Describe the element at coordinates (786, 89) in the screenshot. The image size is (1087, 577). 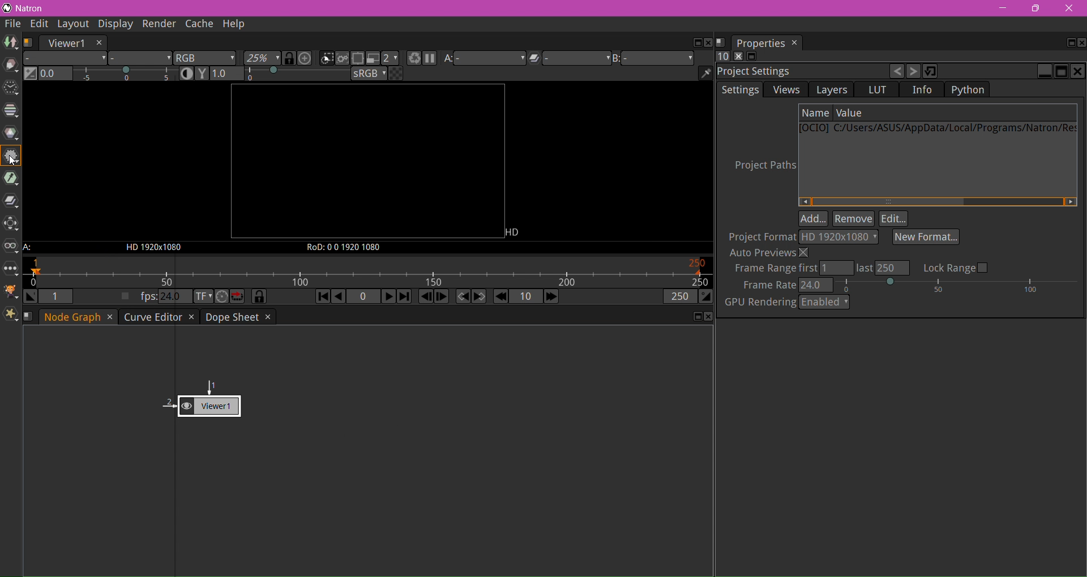
I see `Views` at that location.